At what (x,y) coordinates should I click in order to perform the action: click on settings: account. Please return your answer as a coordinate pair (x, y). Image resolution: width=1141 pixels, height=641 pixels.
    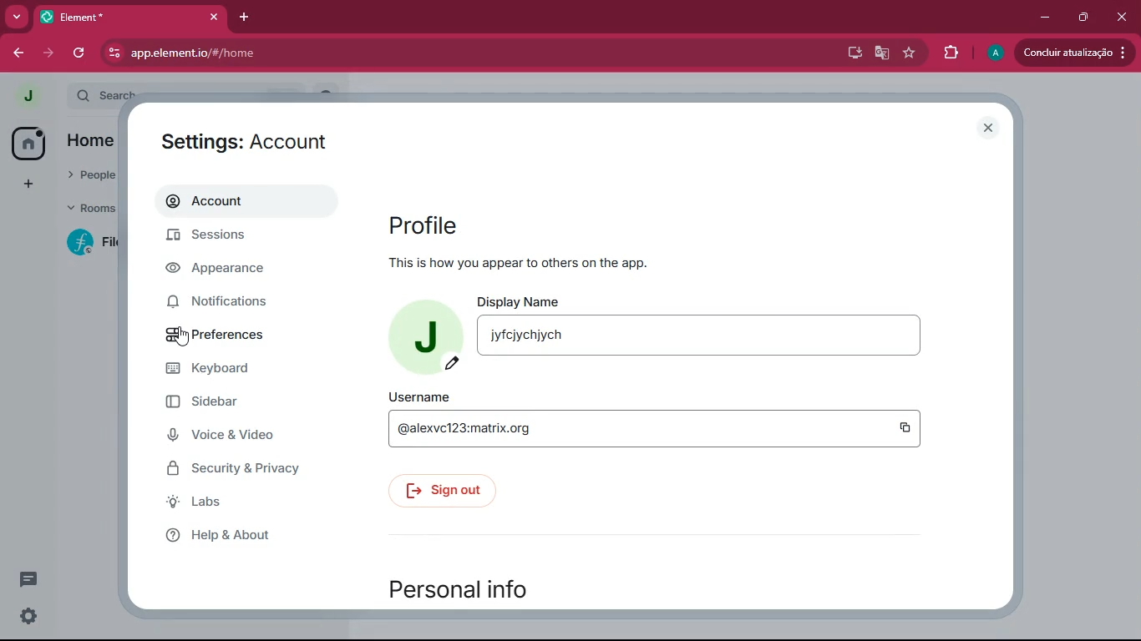
    Looking at the image, I should click on (254, 143).